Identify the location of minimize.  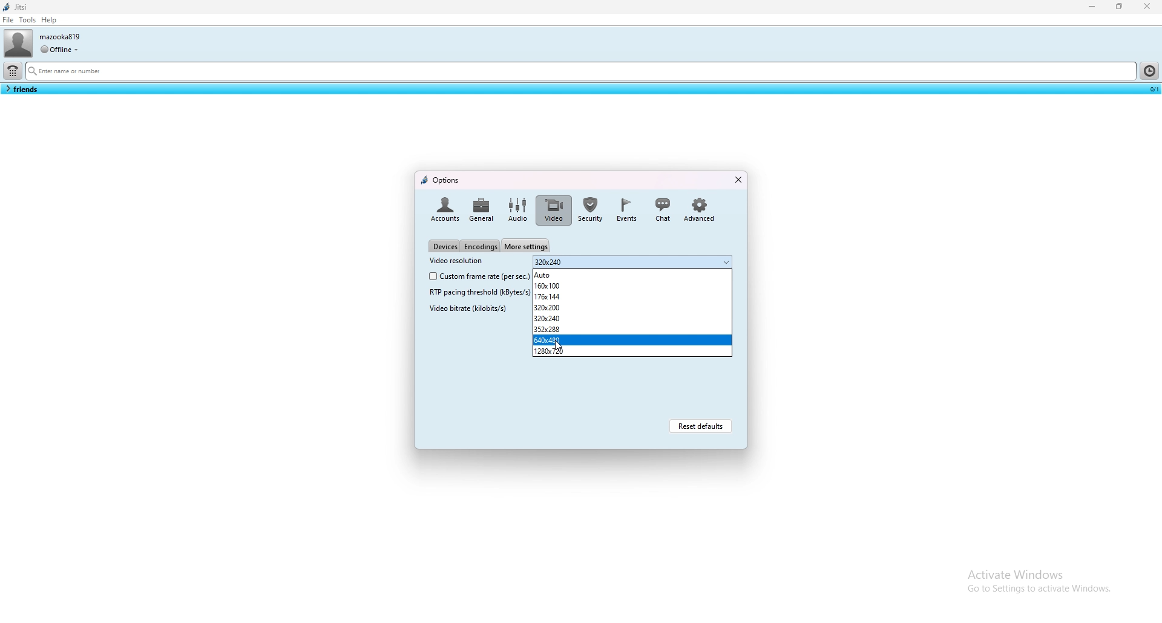
(1093, 6).